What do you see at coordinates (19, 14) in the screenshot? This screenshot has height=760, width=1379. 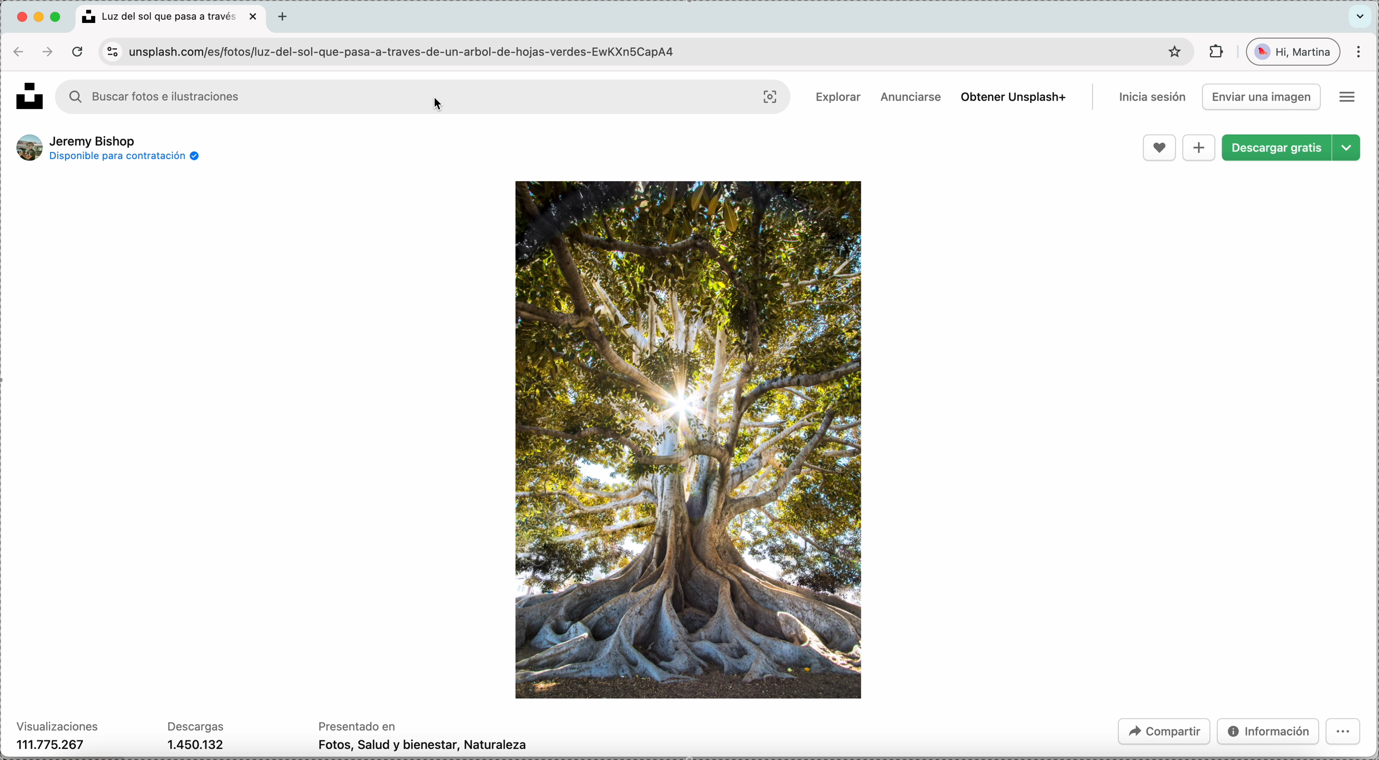 I see `close` at bounding box center [19, 14].